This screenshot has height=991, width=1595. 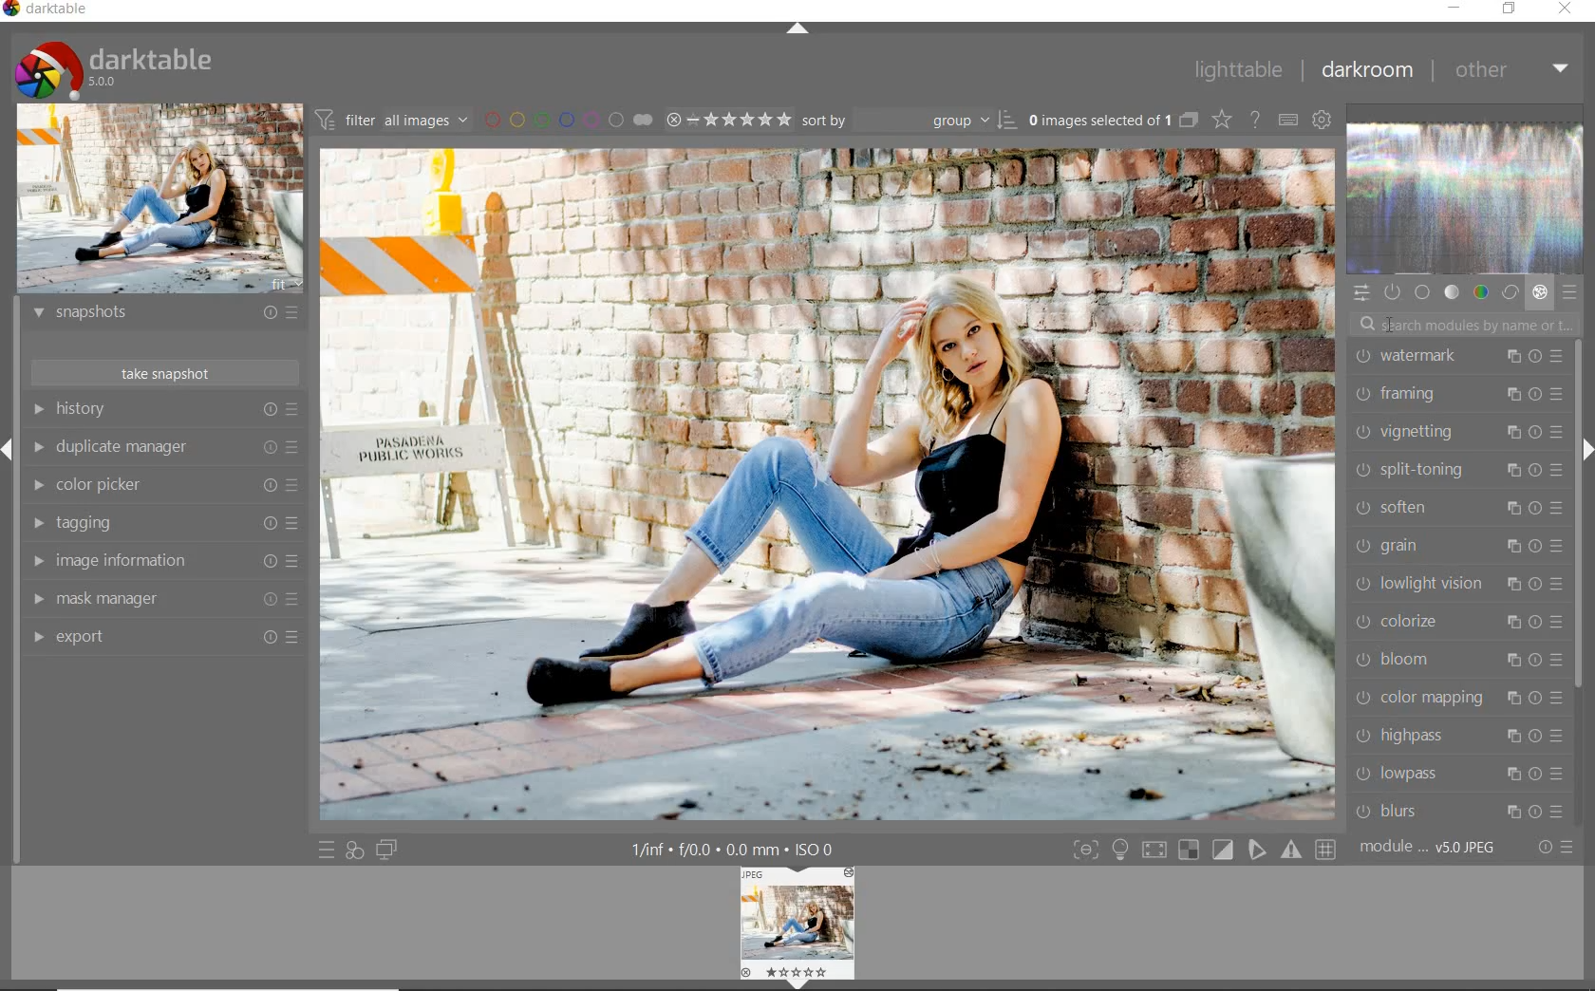 I want to click on show global preferences, so click(x=1323, y=121).